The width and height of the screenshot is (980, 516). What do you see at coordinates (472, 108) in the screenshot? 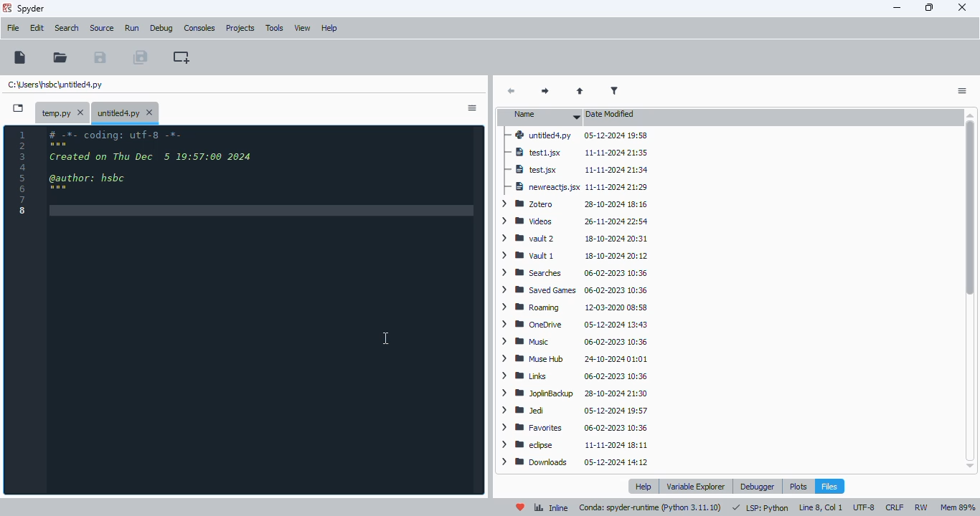
I see `options` at bounding box center [472, 108].